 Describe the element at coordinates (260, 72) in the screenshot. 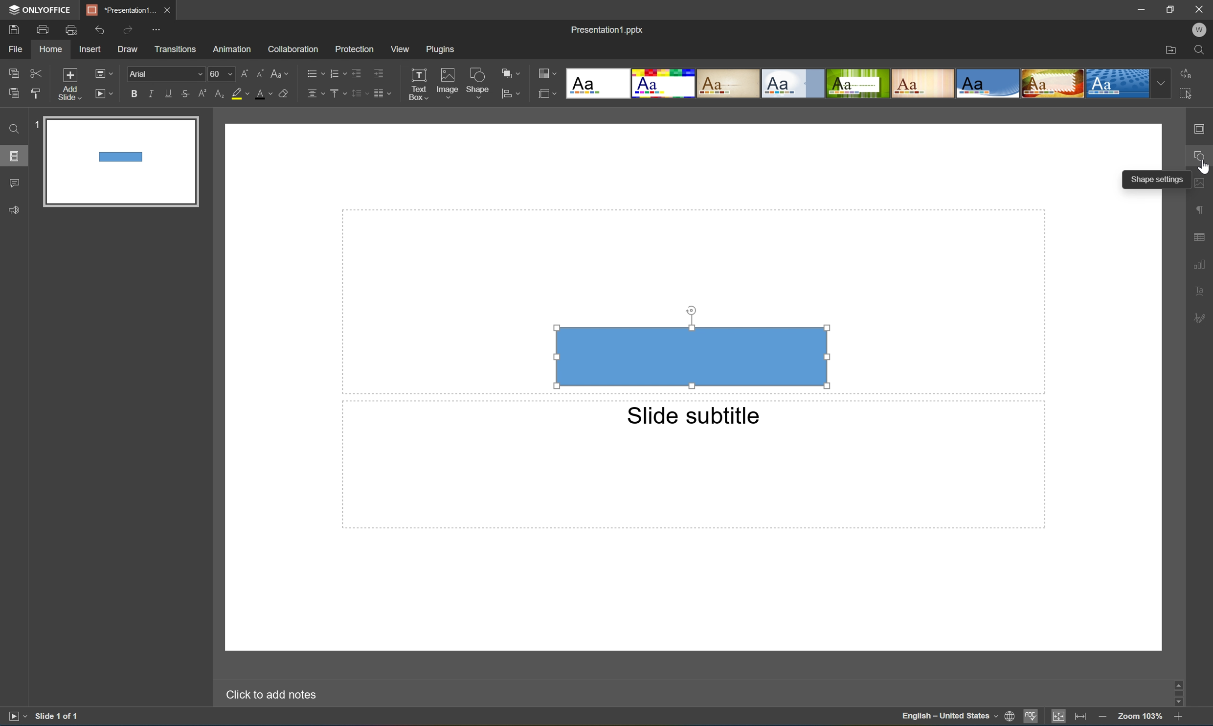

I see `Decrement font size` at that location.